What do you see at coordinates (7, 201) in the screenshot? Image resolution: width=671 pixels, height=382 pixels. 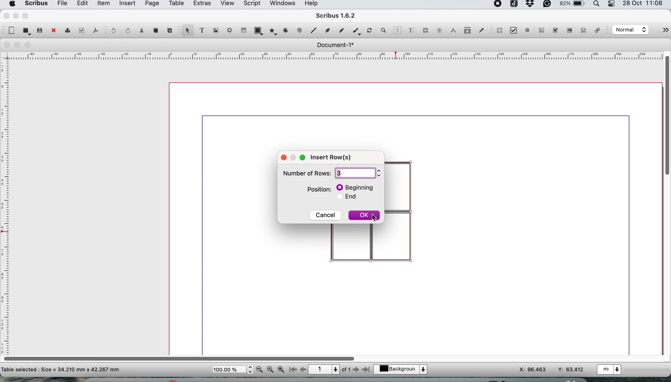 I see `vertical scale` at bounding box center [7, 201].